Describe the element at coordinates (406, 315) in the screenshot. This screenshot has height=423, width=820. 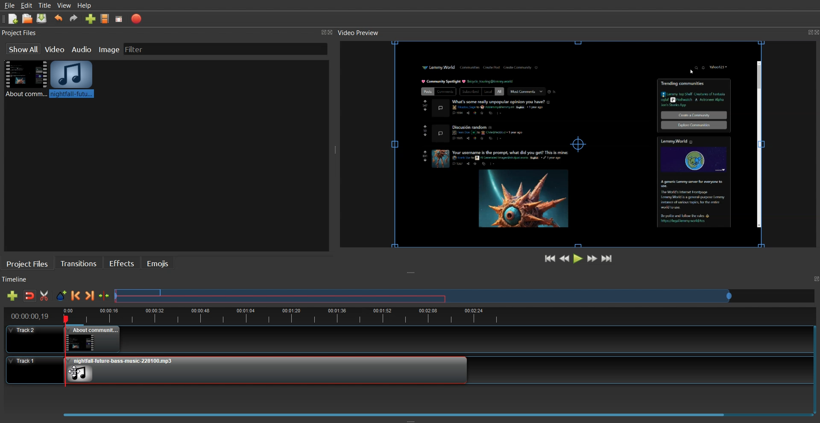
I see `timeline view` at that location.